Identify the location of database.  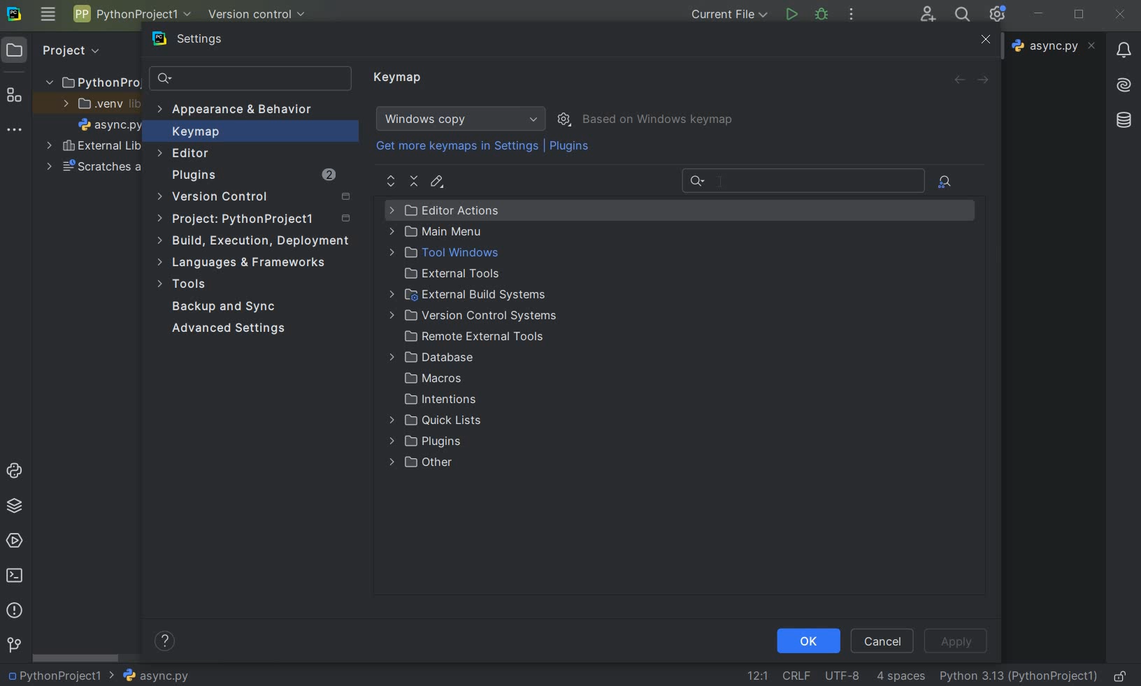
(432, 358).